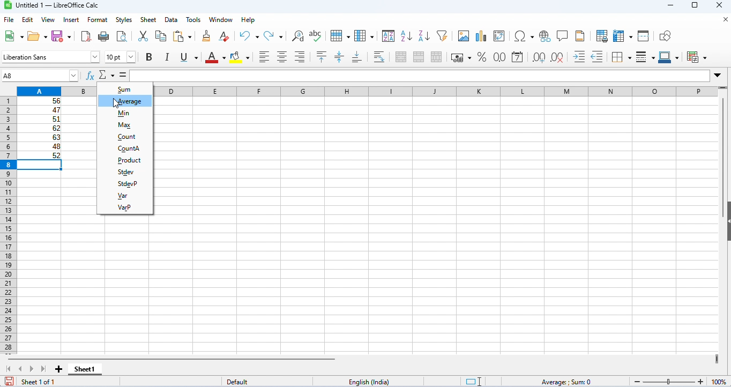 The image size is (731, 387). Describe the element at coordinates (565, 382) in the screenshot. I see `formula` at that location.